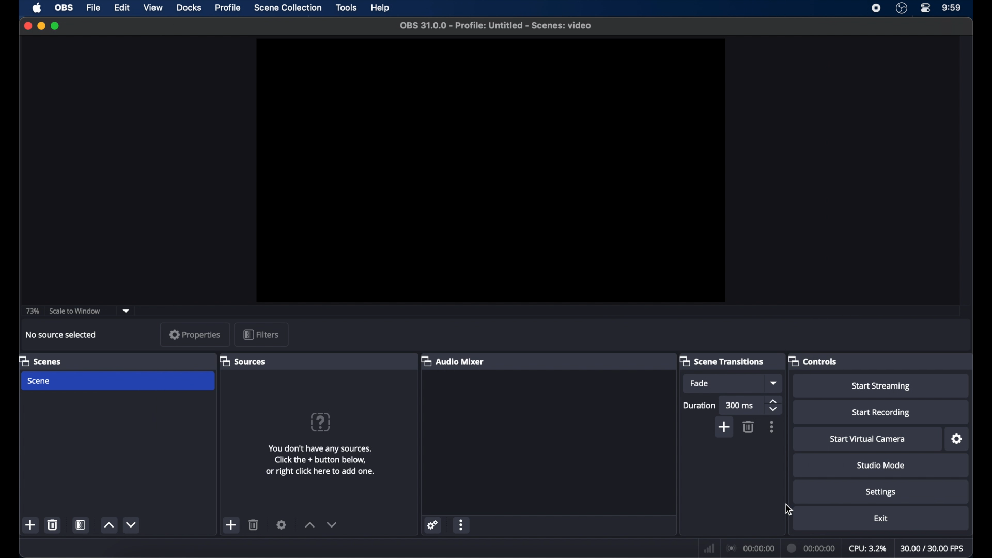  I want to click on scene transitions, so click(722, 361).